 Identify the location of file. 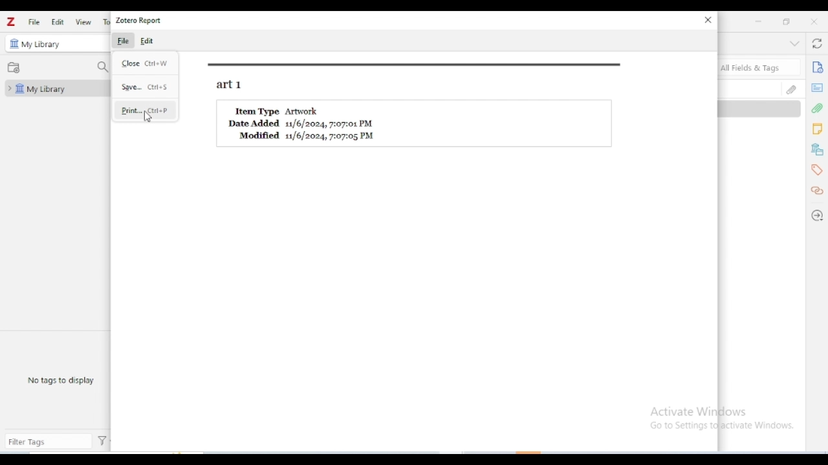
(123, 40).